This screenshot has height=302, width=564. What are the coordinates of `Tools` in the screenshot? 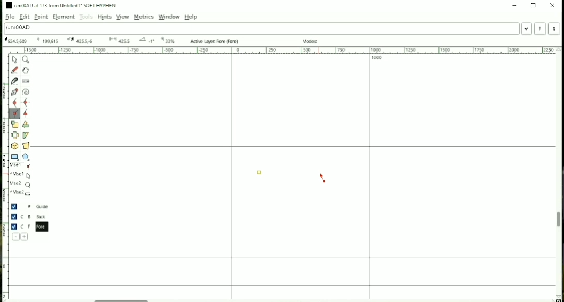 It's located at (86, 17).